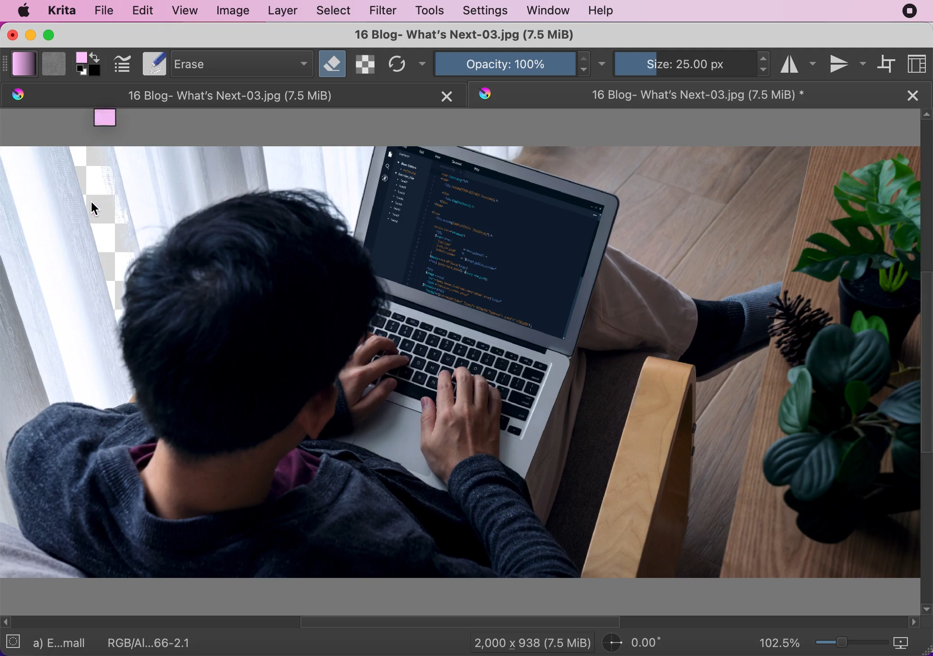 The height and width of the screenshot is (656, 933). Describe the element at coordinates (502, 63) in the screenshot. I see `opacity: 100%` at that location.